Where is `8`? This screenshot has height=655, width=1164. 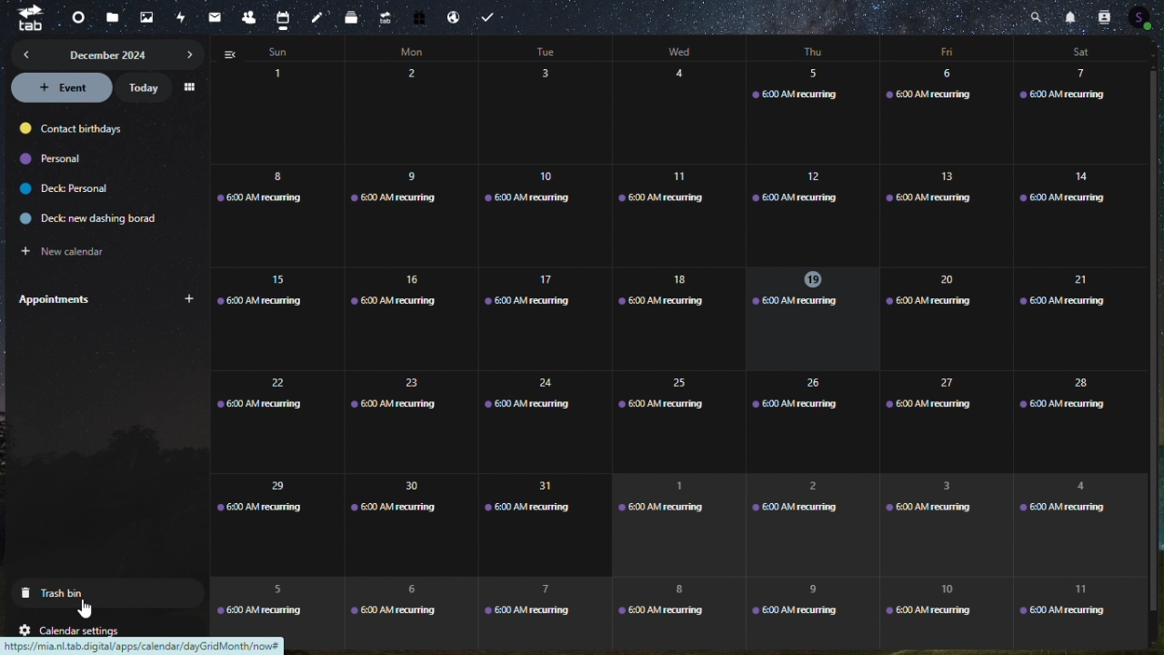 8 is located at coordinates (666, 613).